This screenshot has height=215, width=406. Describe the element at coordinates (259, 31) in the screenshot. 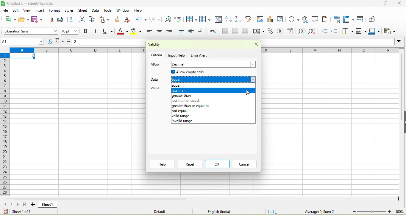

I see `format as currency` at that location.